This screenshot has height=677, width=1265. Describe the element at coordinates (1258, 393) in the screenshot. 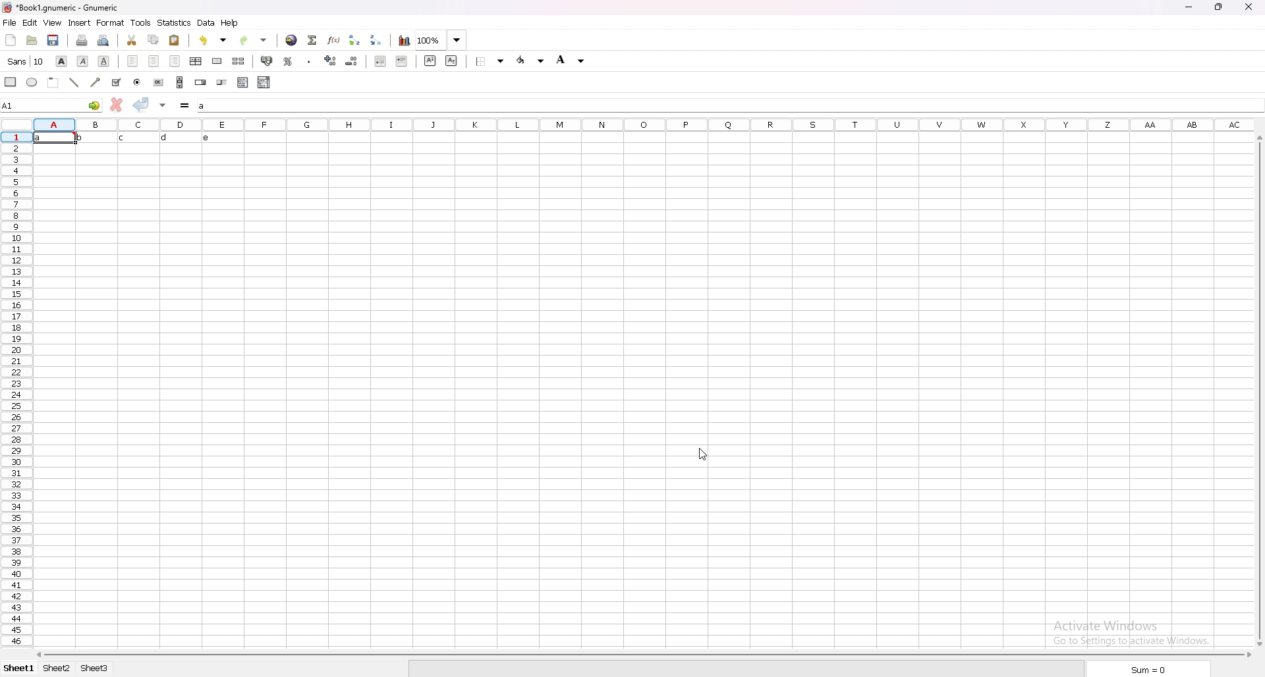

I see `scroll bar` at that location.